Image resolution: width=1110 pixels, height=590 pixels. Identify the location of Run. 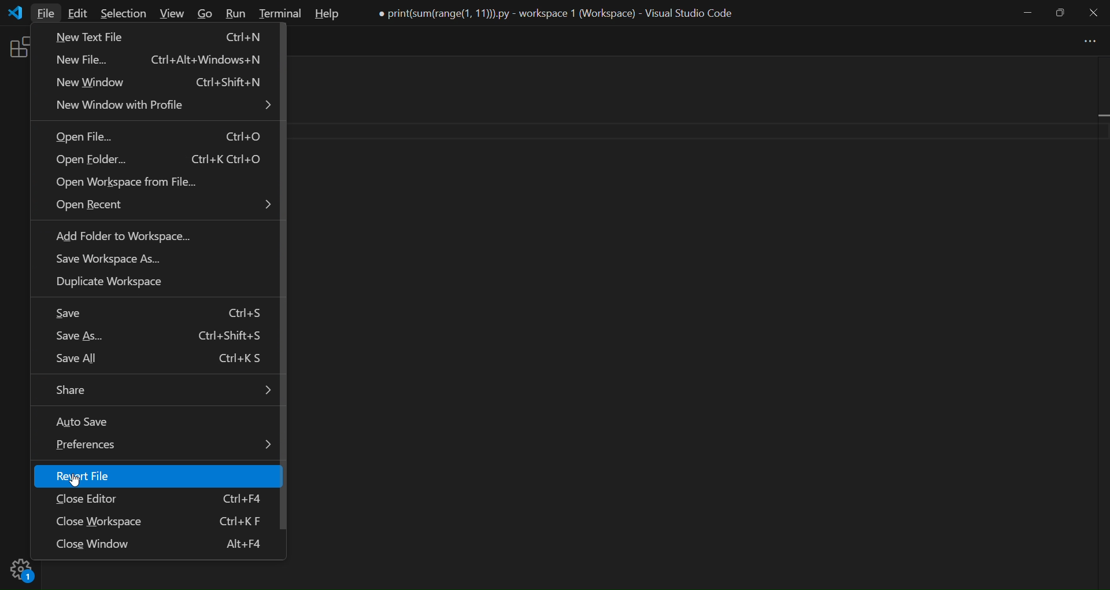
(236, 13).